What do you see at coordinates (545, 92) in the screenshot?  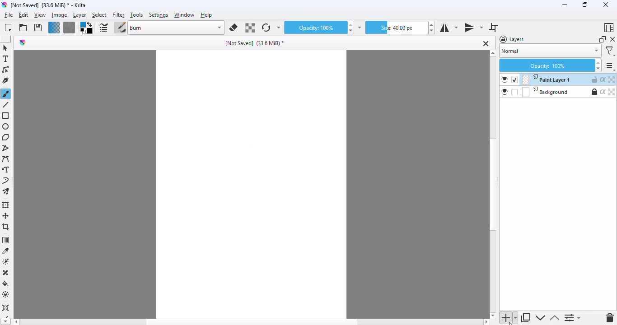 I see `background` at bounding box center [545, 92].